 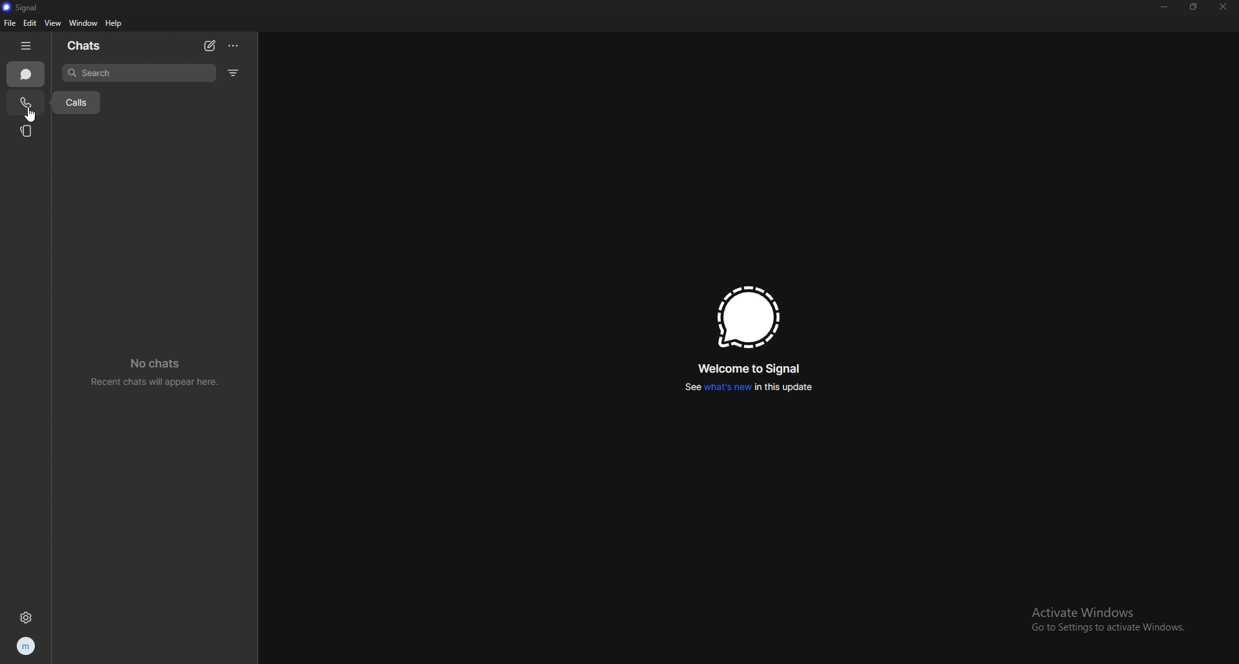 What do you see at coordinates (154, 373) in the screenshot?
I see `no chats recent chats will appear here` at bounding box center [154, 373].